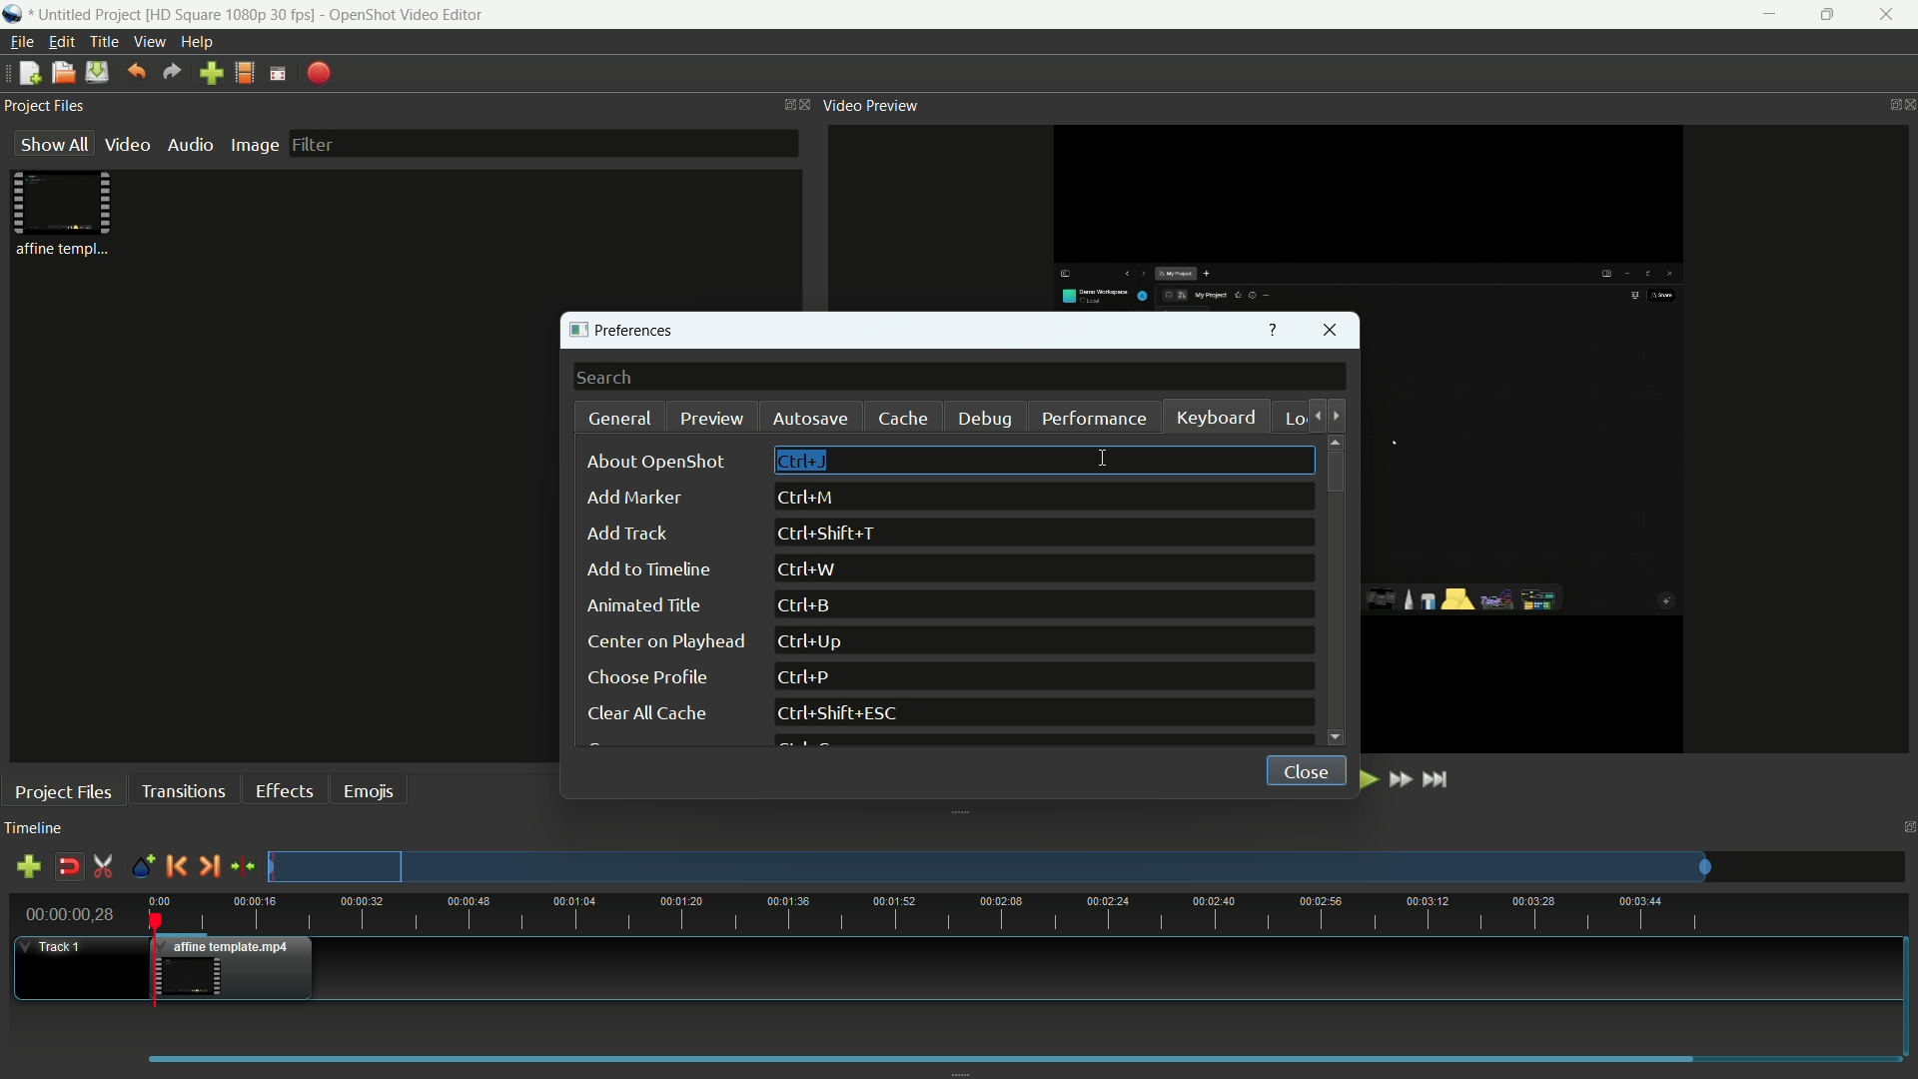 The image size is (1918, 1079). I want to click on clear all cache, so click(644, 715).